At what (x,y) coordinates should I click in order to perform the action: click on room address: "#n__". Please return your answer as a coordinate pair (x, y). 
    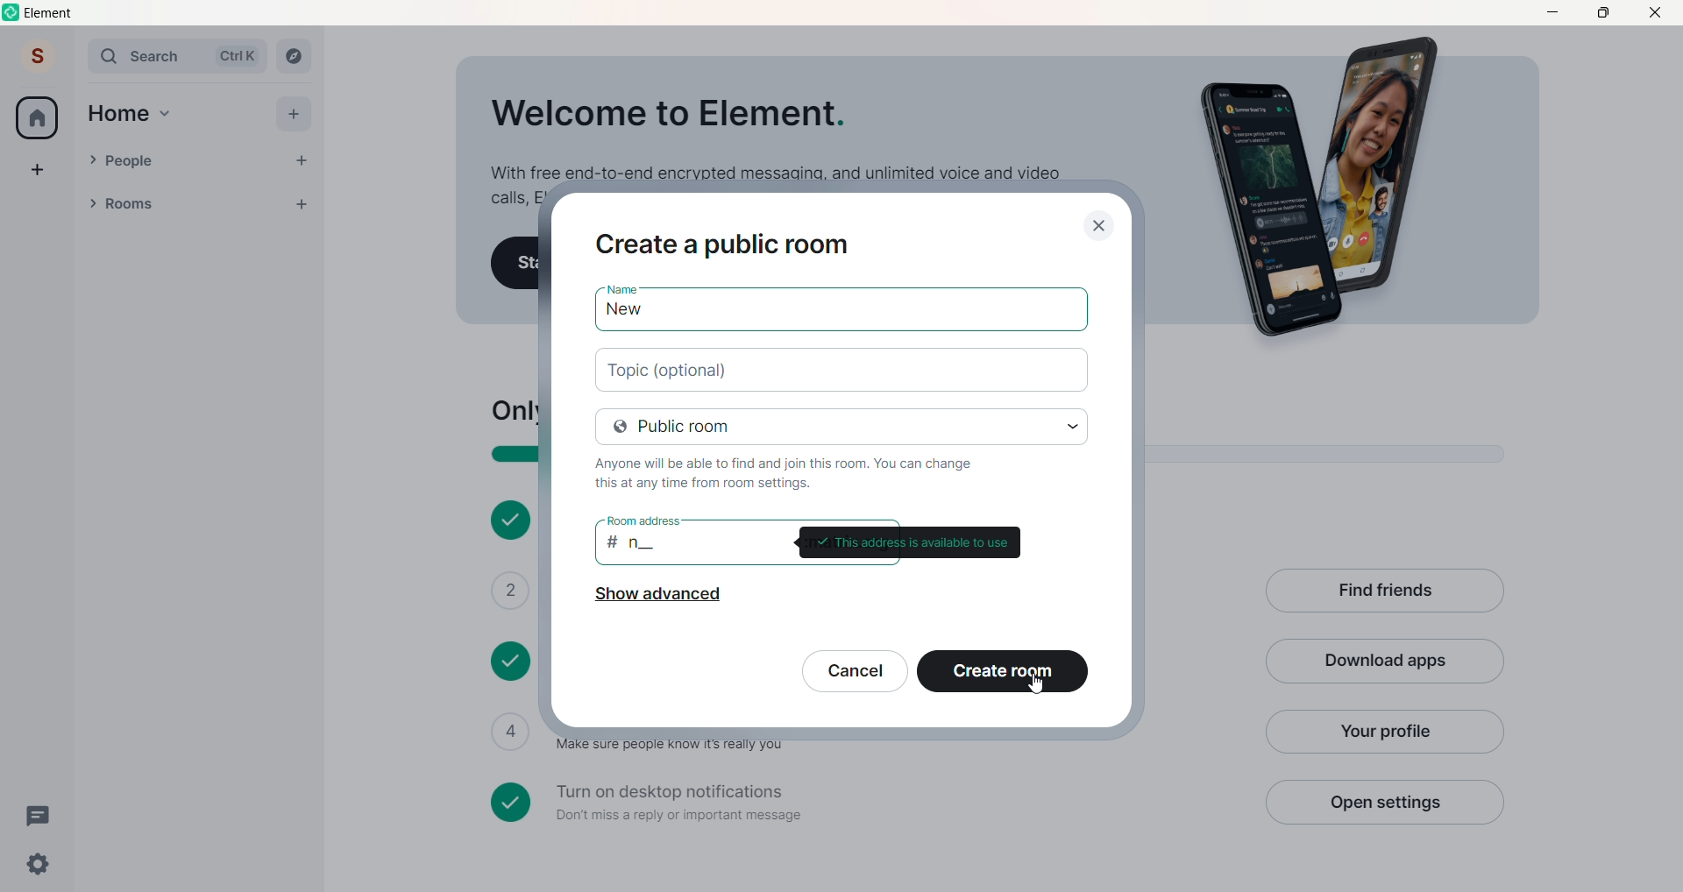
    Looking at the image, I should click on (685, 546).